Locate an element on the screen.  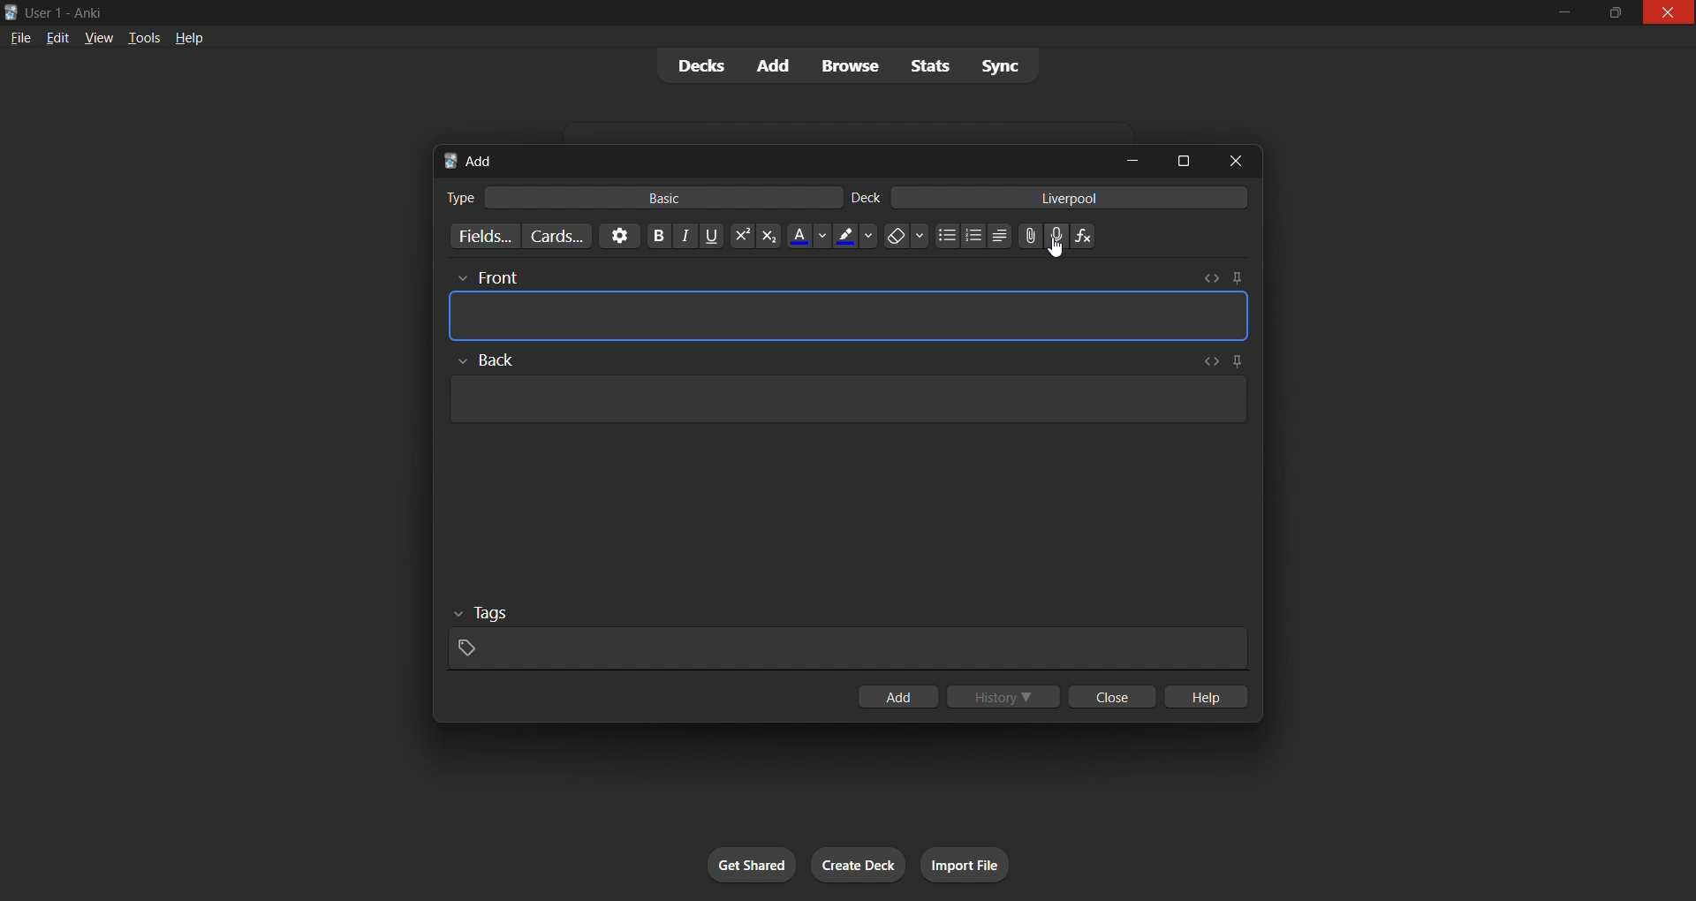
font highlight is located at coordinates (855, 237).